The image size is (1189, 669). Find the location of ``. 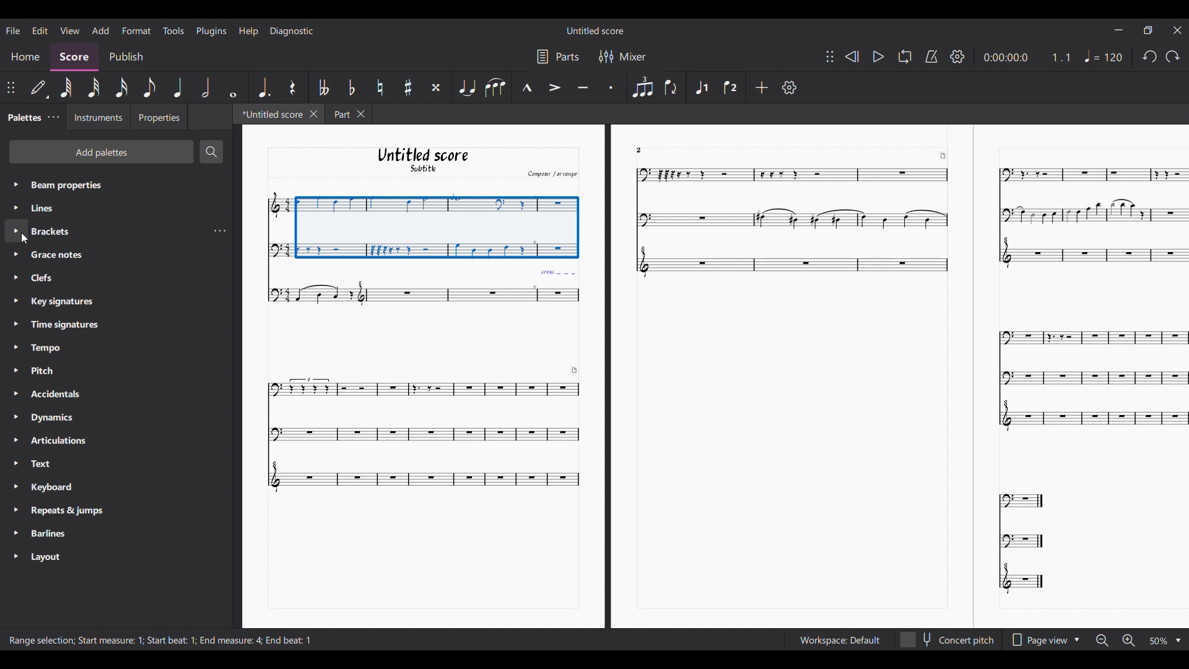

 is located at coordinates (427, 434).